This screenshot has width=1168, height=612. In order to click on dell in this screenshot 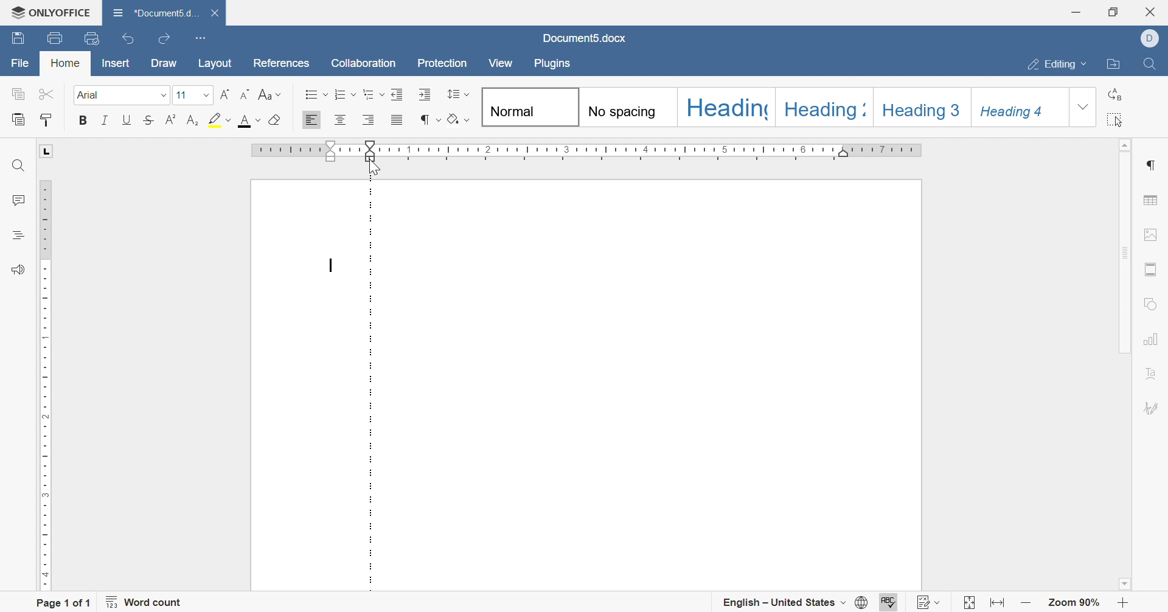, I will do `click(1150, 37)`.